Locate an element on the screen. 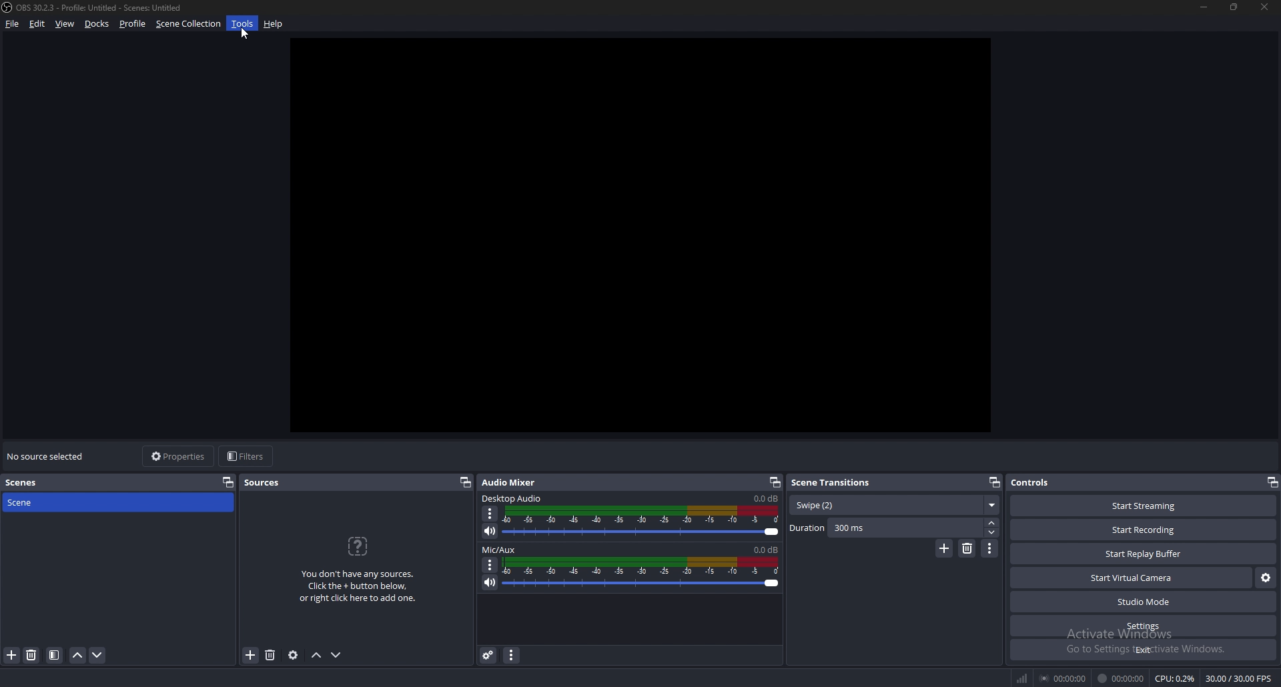 Image resolution: width=1281 pixels, height=687 pixels. stream duration is located at coordinates (1064, 678).